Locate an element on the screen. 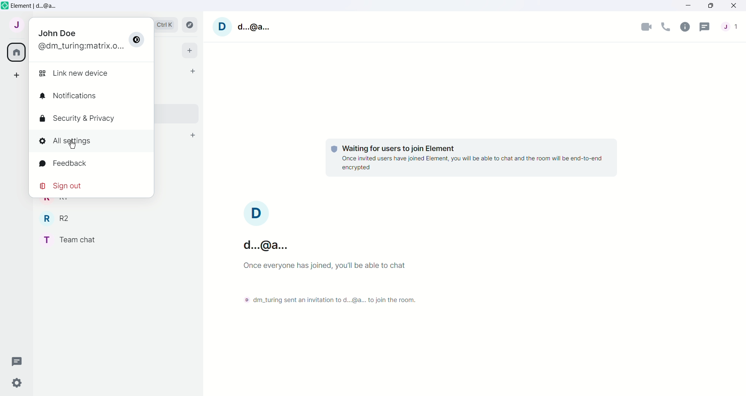  Minimize is located at coordinates (689, 5).